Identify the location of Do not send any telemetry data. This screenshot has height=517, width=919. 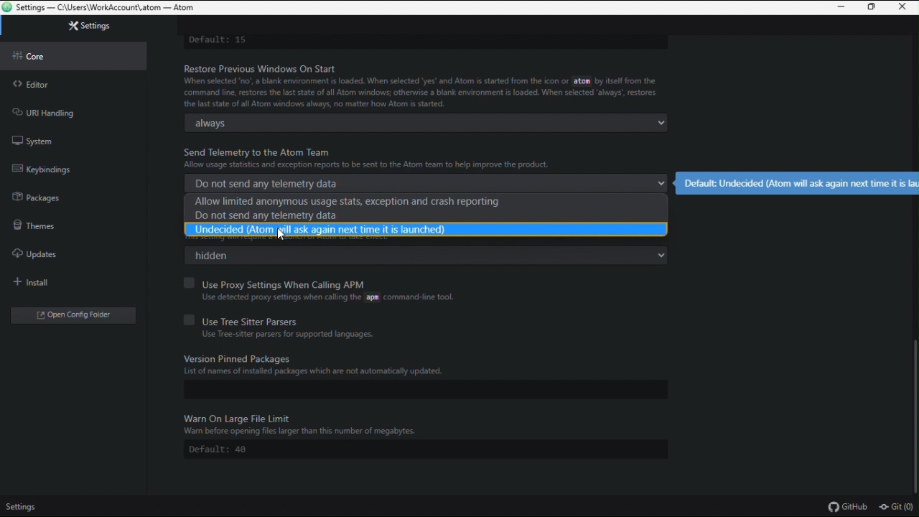
(427, 184).